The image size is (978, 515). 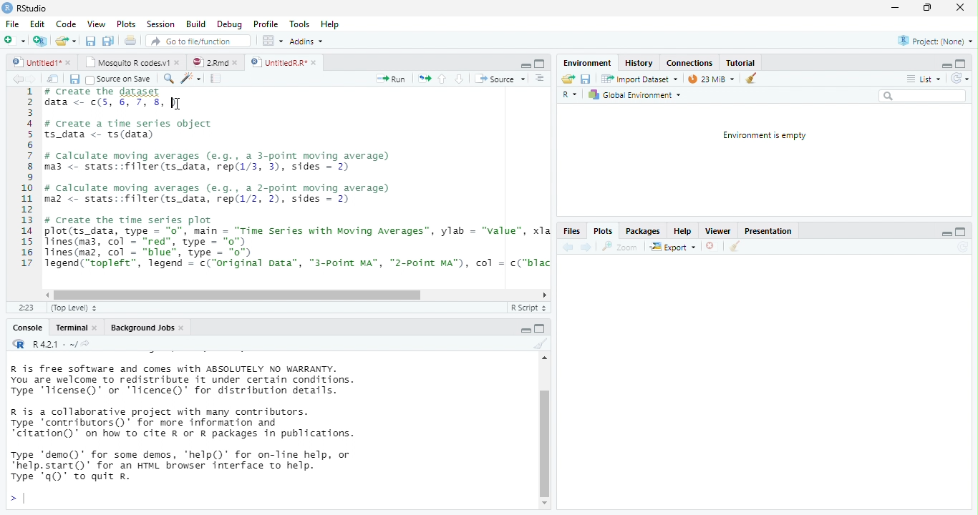 What do you see at coordinates (179, 62) in the screenshot?
I see `close` at bounding box center [179, 62].